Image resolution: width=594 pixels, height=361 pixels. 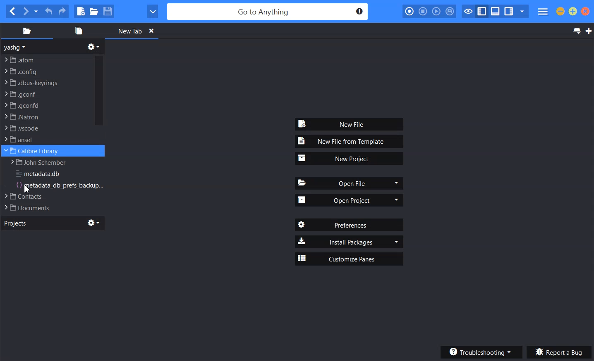 I want to click on File, so click(x=41, y=174).